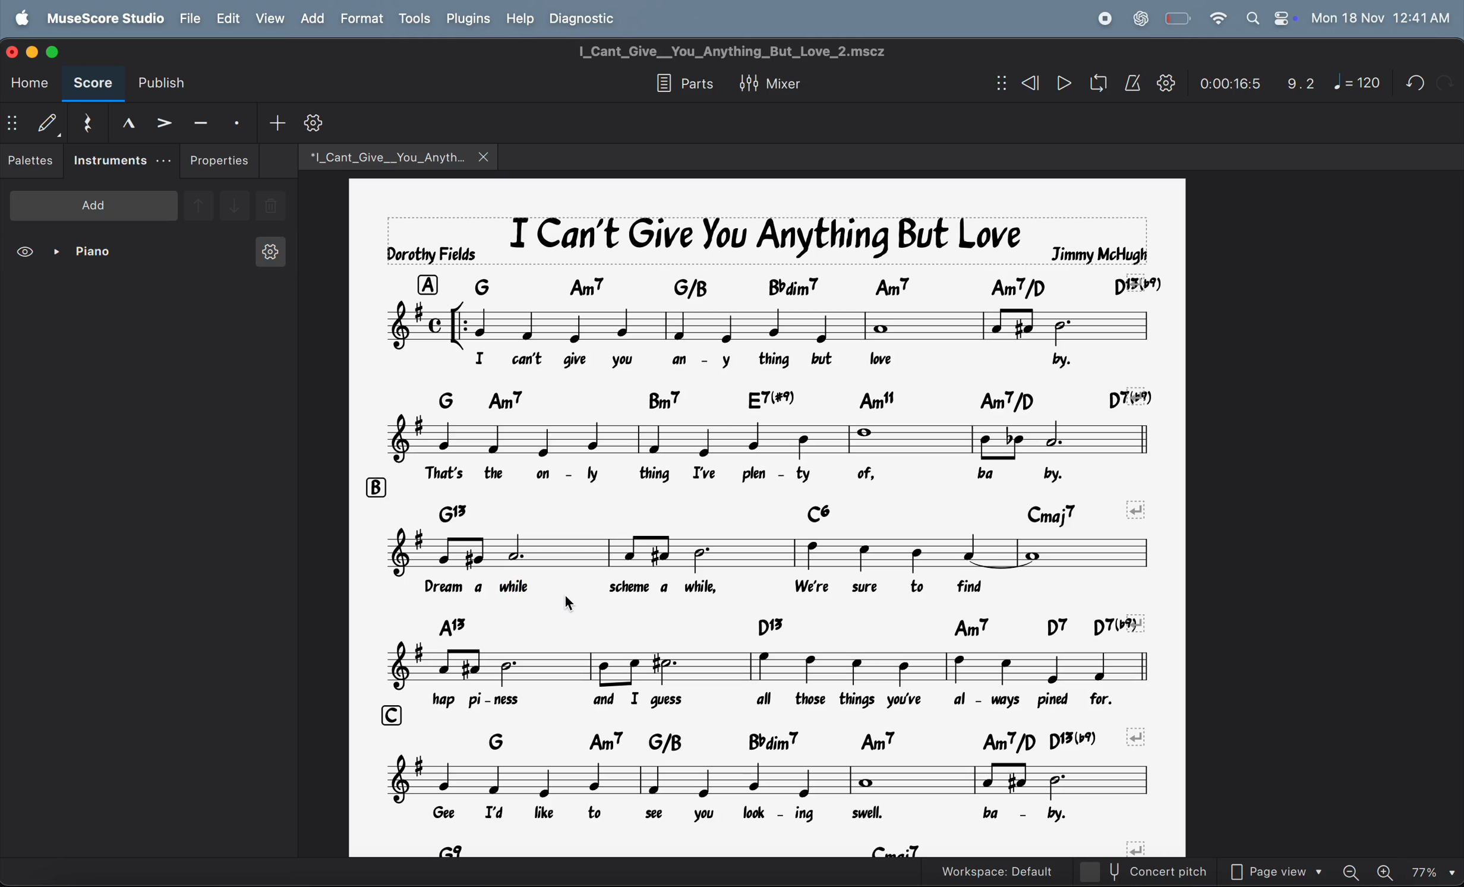  I want to click on lyrics, so click(738, 589).